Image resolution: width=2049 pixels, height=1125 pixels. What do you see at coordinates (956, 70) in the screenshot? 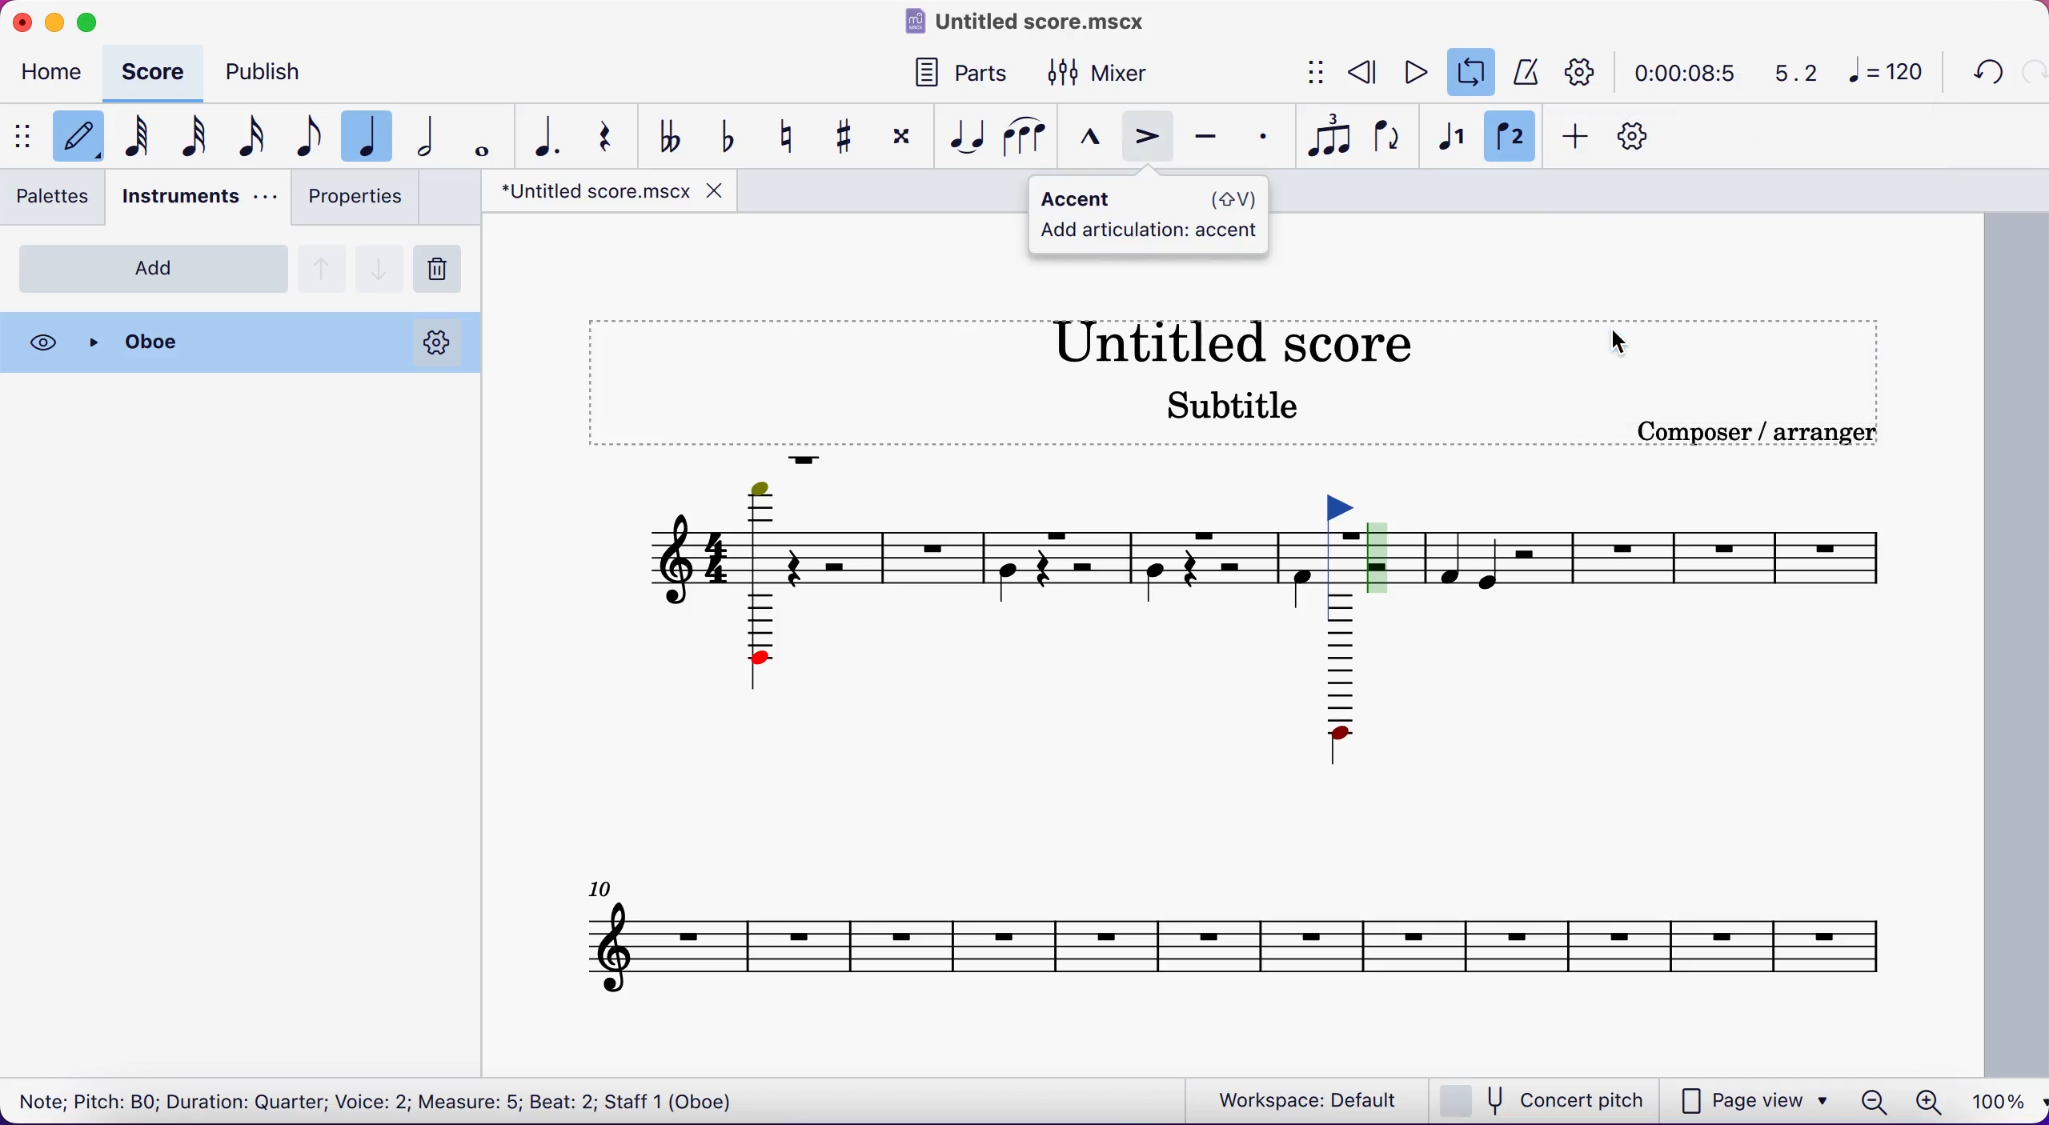
I see `parts` at bounding box center [956, 70].